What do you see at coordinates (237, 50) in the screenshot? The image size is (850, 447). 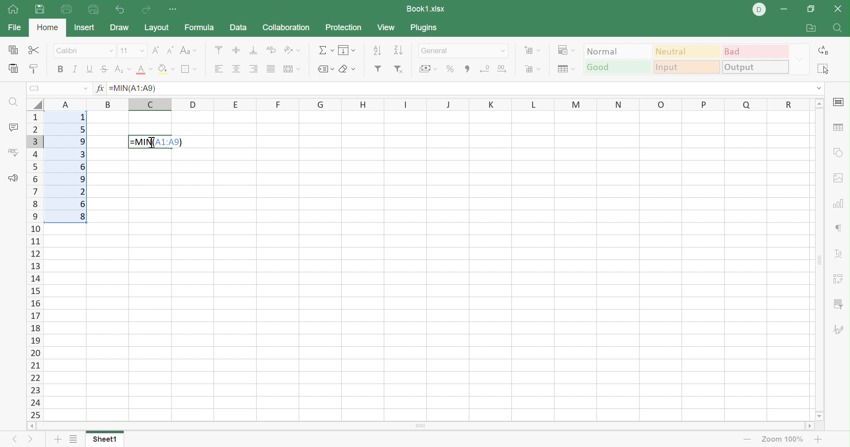 I see `Align Middle` at bounding box center [237, 50].